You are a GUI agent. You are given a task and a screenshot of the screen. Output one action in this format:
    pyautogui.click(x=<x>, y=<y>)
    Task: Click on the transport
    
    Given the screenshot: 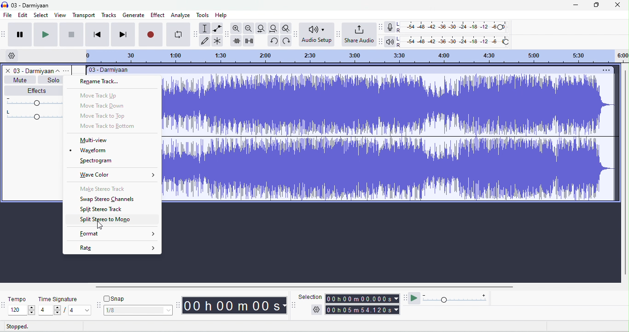 What is the action you would take?
    pyautogui.click(x=84, y=15)
    